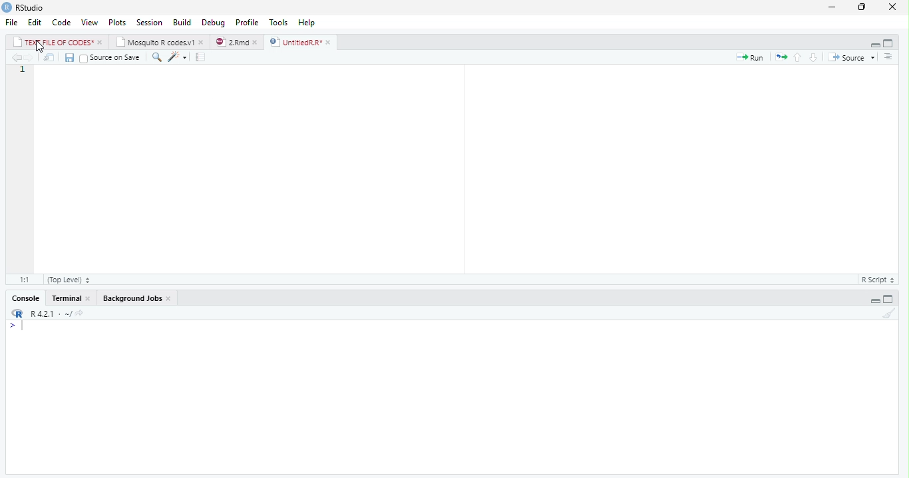 The width and height of the screenshot is (909, 478). What do you see at coordinates (26, 298) in the screenshot?
I see `Console` at bounding box center [26, 298].